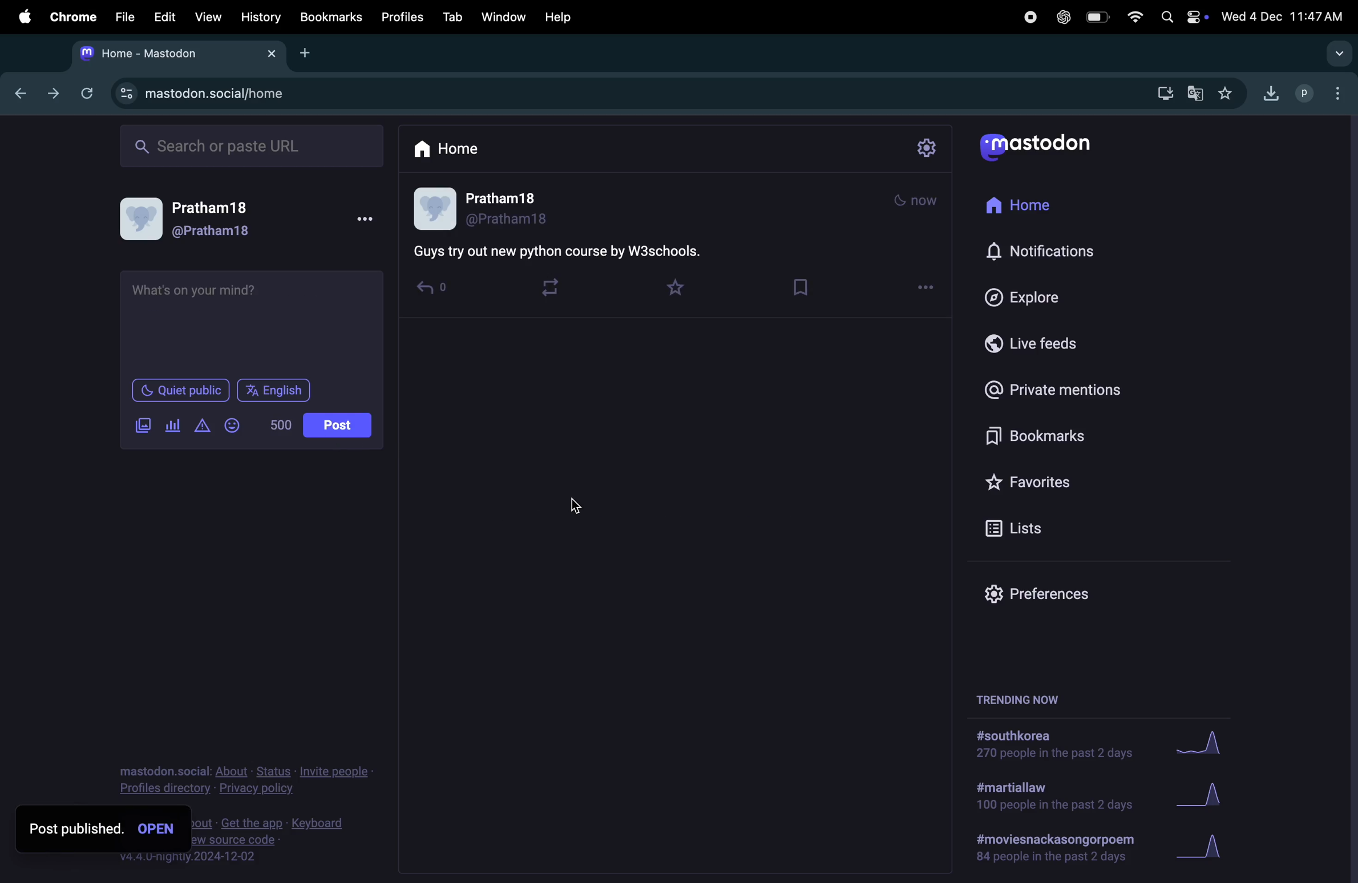 The width and height of the screenshot is (1358, 883). What do you see at coordinates (684, 285) in the screenshot?
I see `favourites` at bounding box center [684, 285].